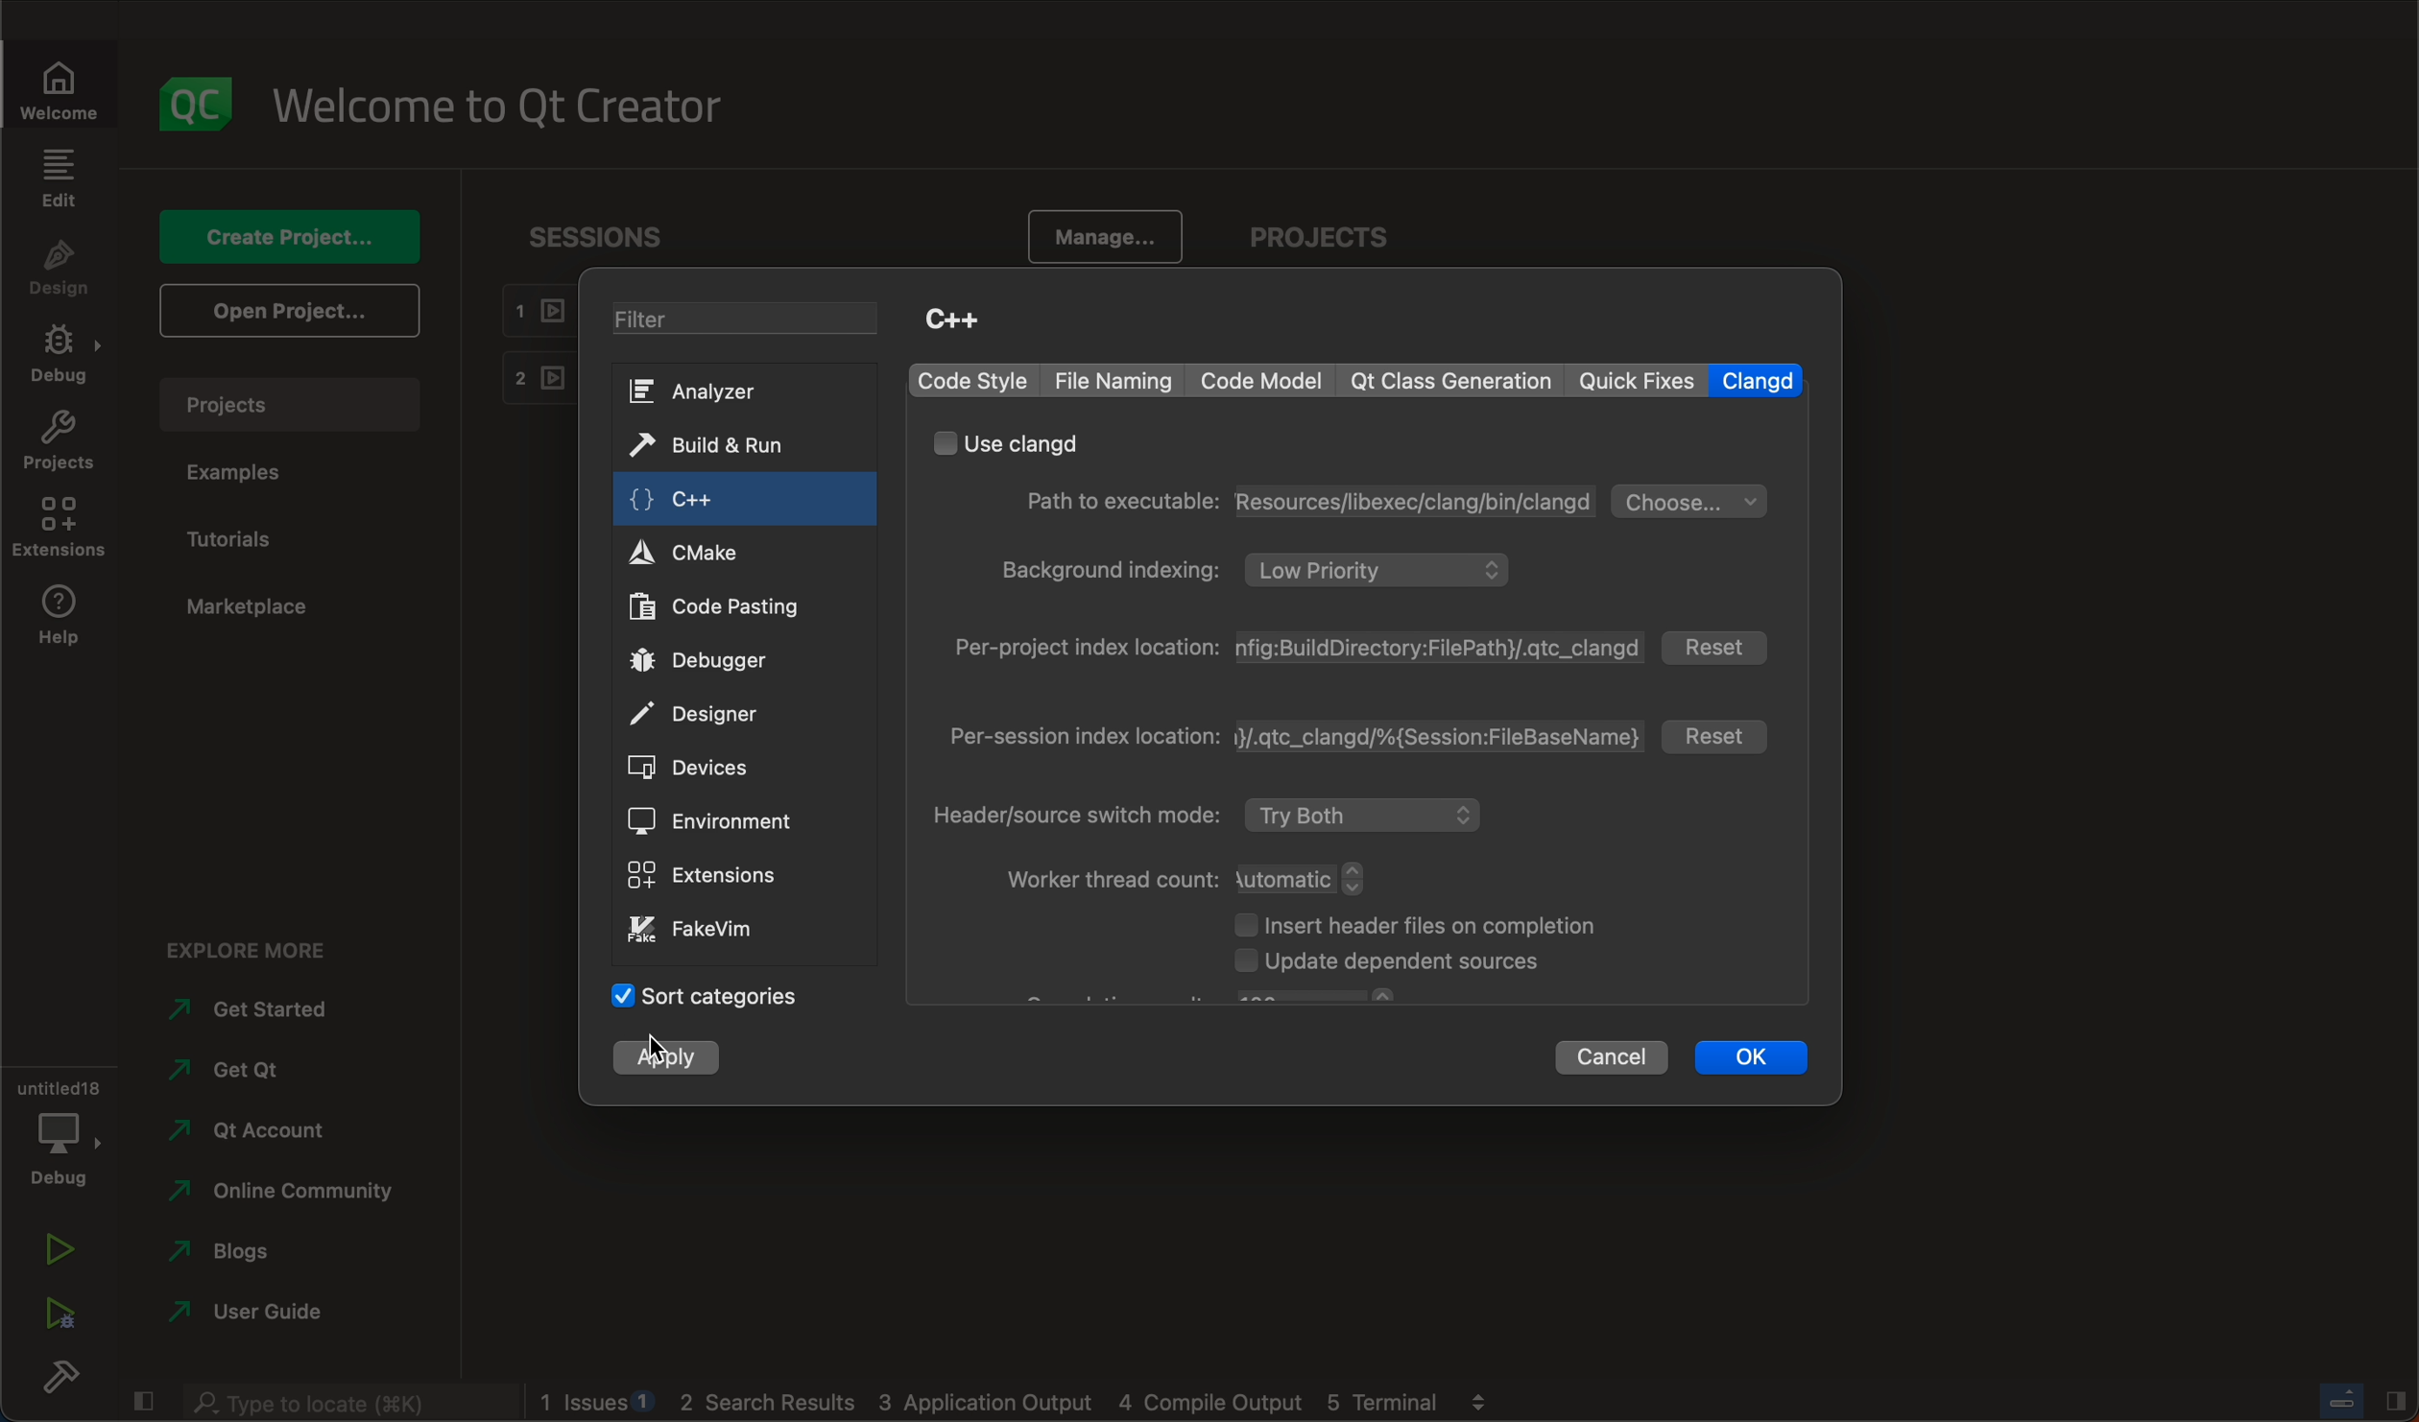  What do you see at coordinates (716, 872) in the screenshot?
I see `build and run` at bounding box center [716, 872].